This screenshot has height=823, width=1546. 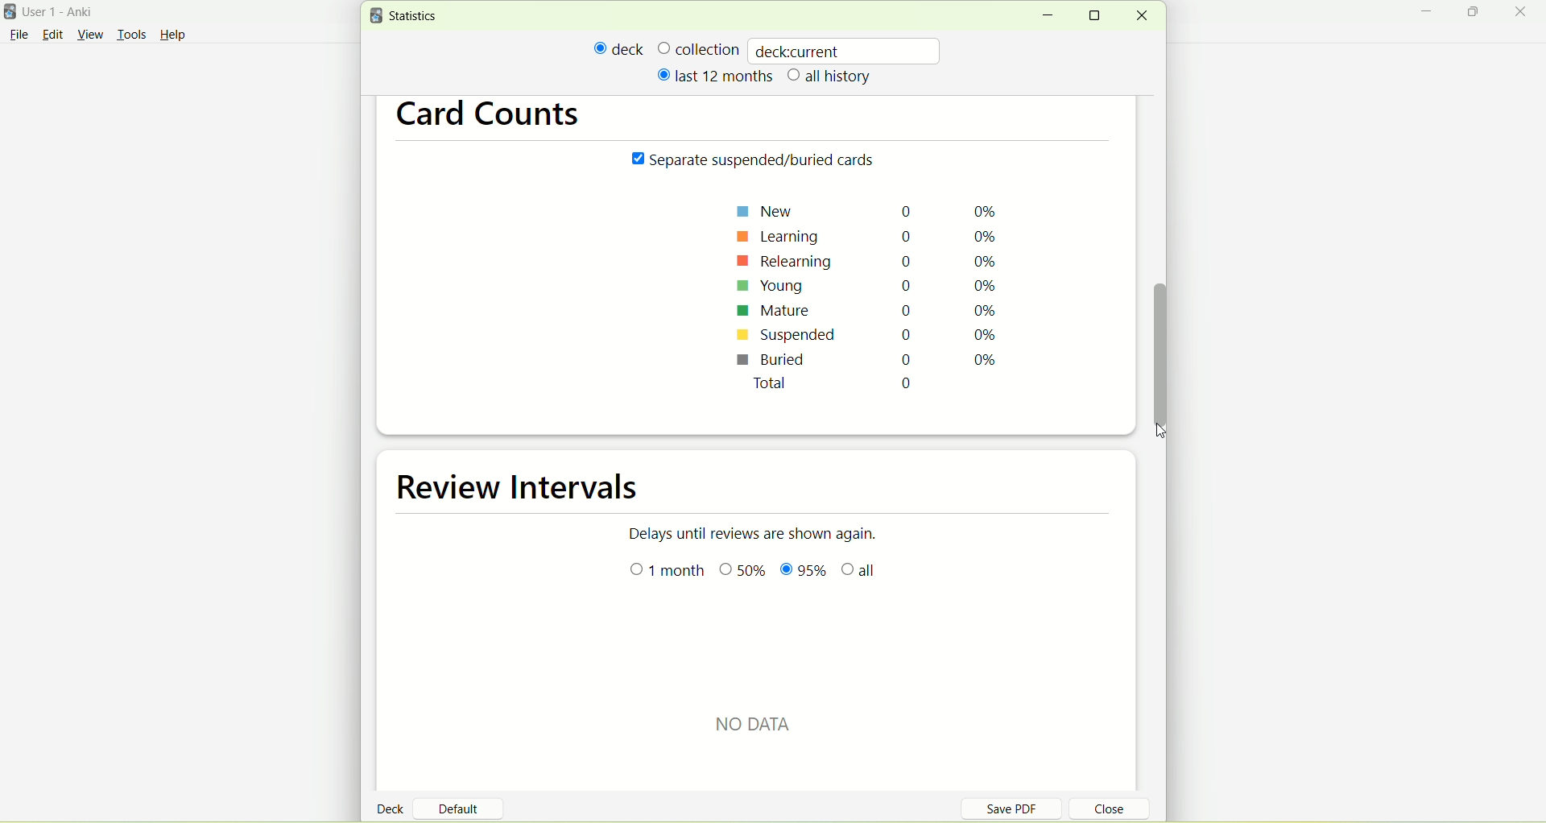 I want to click on new 0 0%, so click(x=871, y=210).